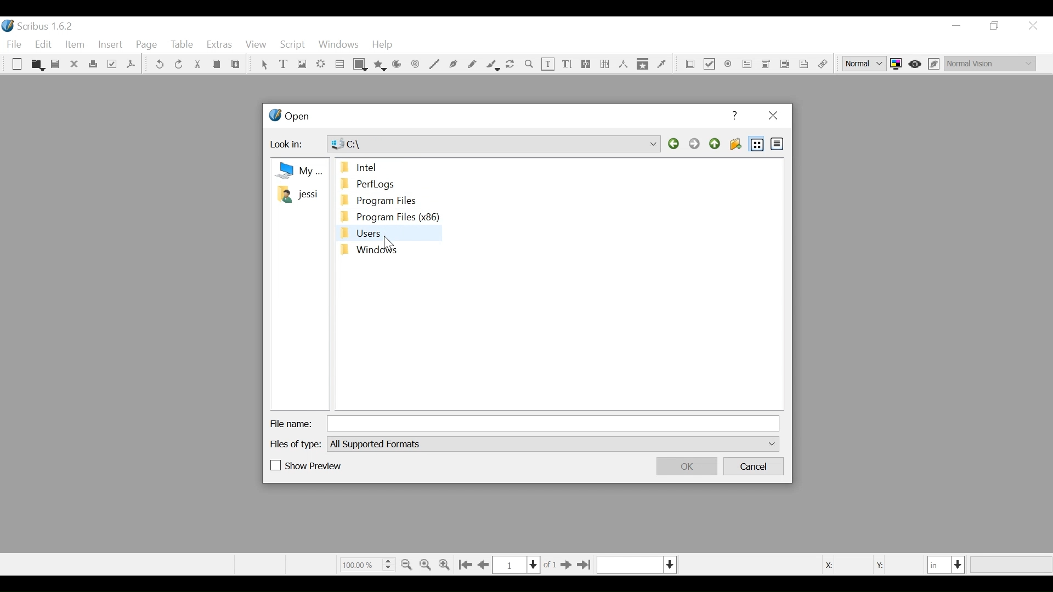  I want to click on Go to the last page, so click(584, 565).